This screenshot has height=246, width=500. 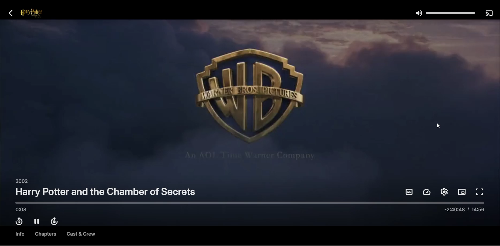 I want to click on Settings, so click(x=445, y=192).